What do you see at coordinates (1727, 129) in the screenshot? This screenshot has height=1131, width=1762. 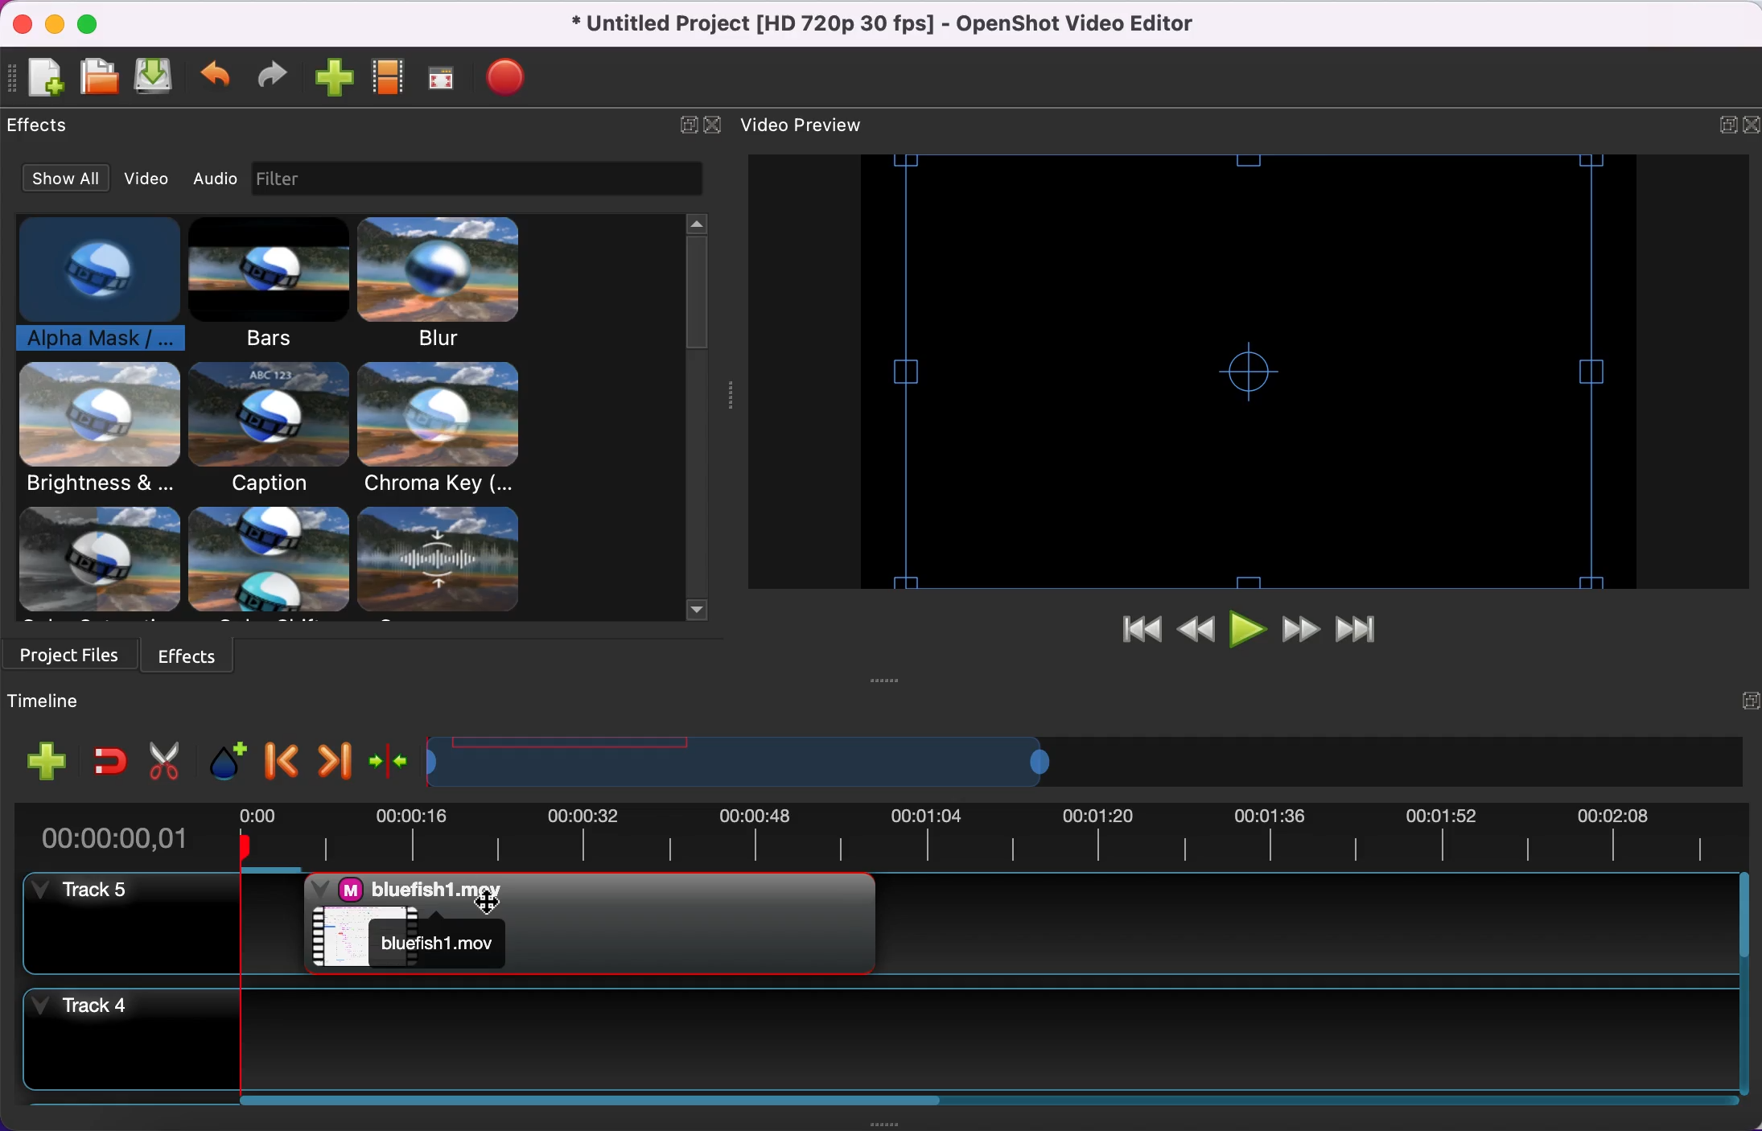 I see `expand/hide` at bounding box center [1727, 129].